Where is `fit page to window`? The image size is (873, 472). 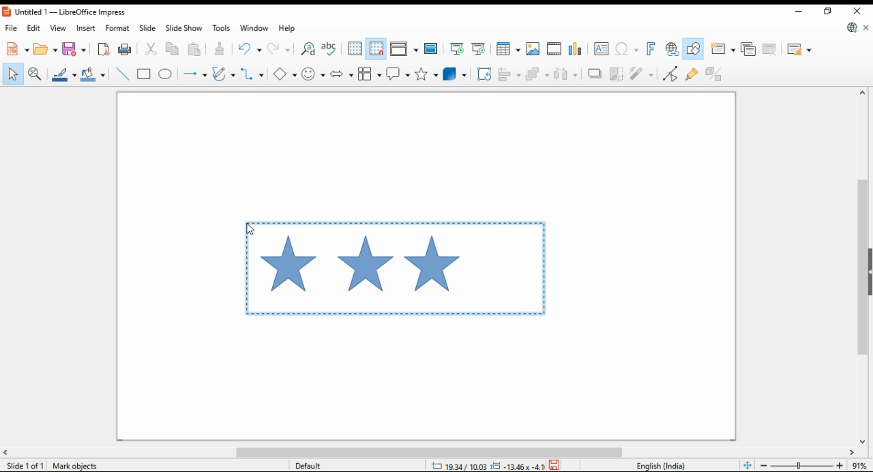
fit page to window is located at coordinates (748, 464).